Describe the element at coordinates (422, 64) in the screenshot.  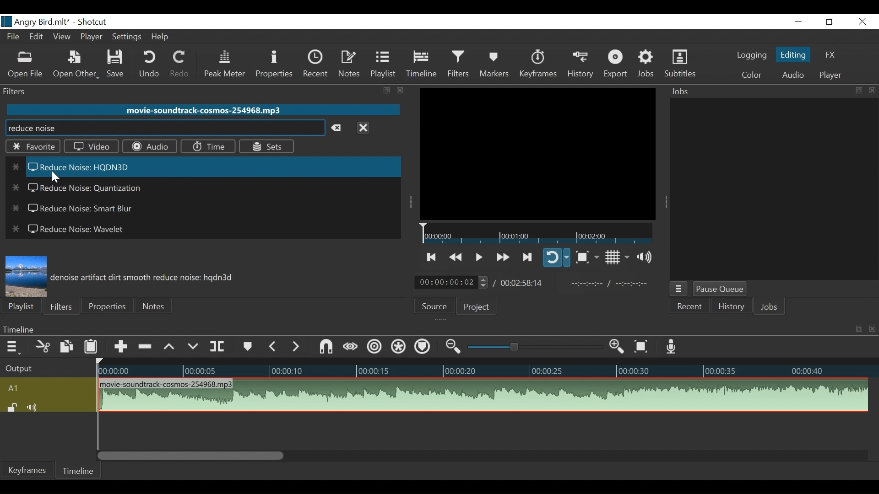
I see `Timeline` at that location.